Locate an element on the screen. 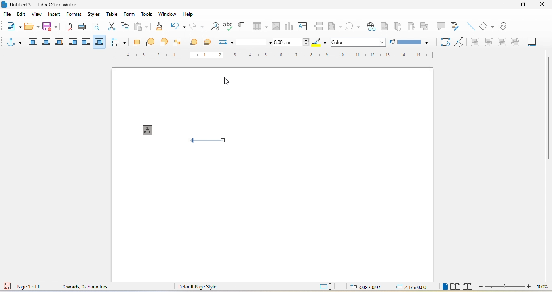 The width and height of the screenshot is (552, 292). bring to font is located at coordinates (138, 42).